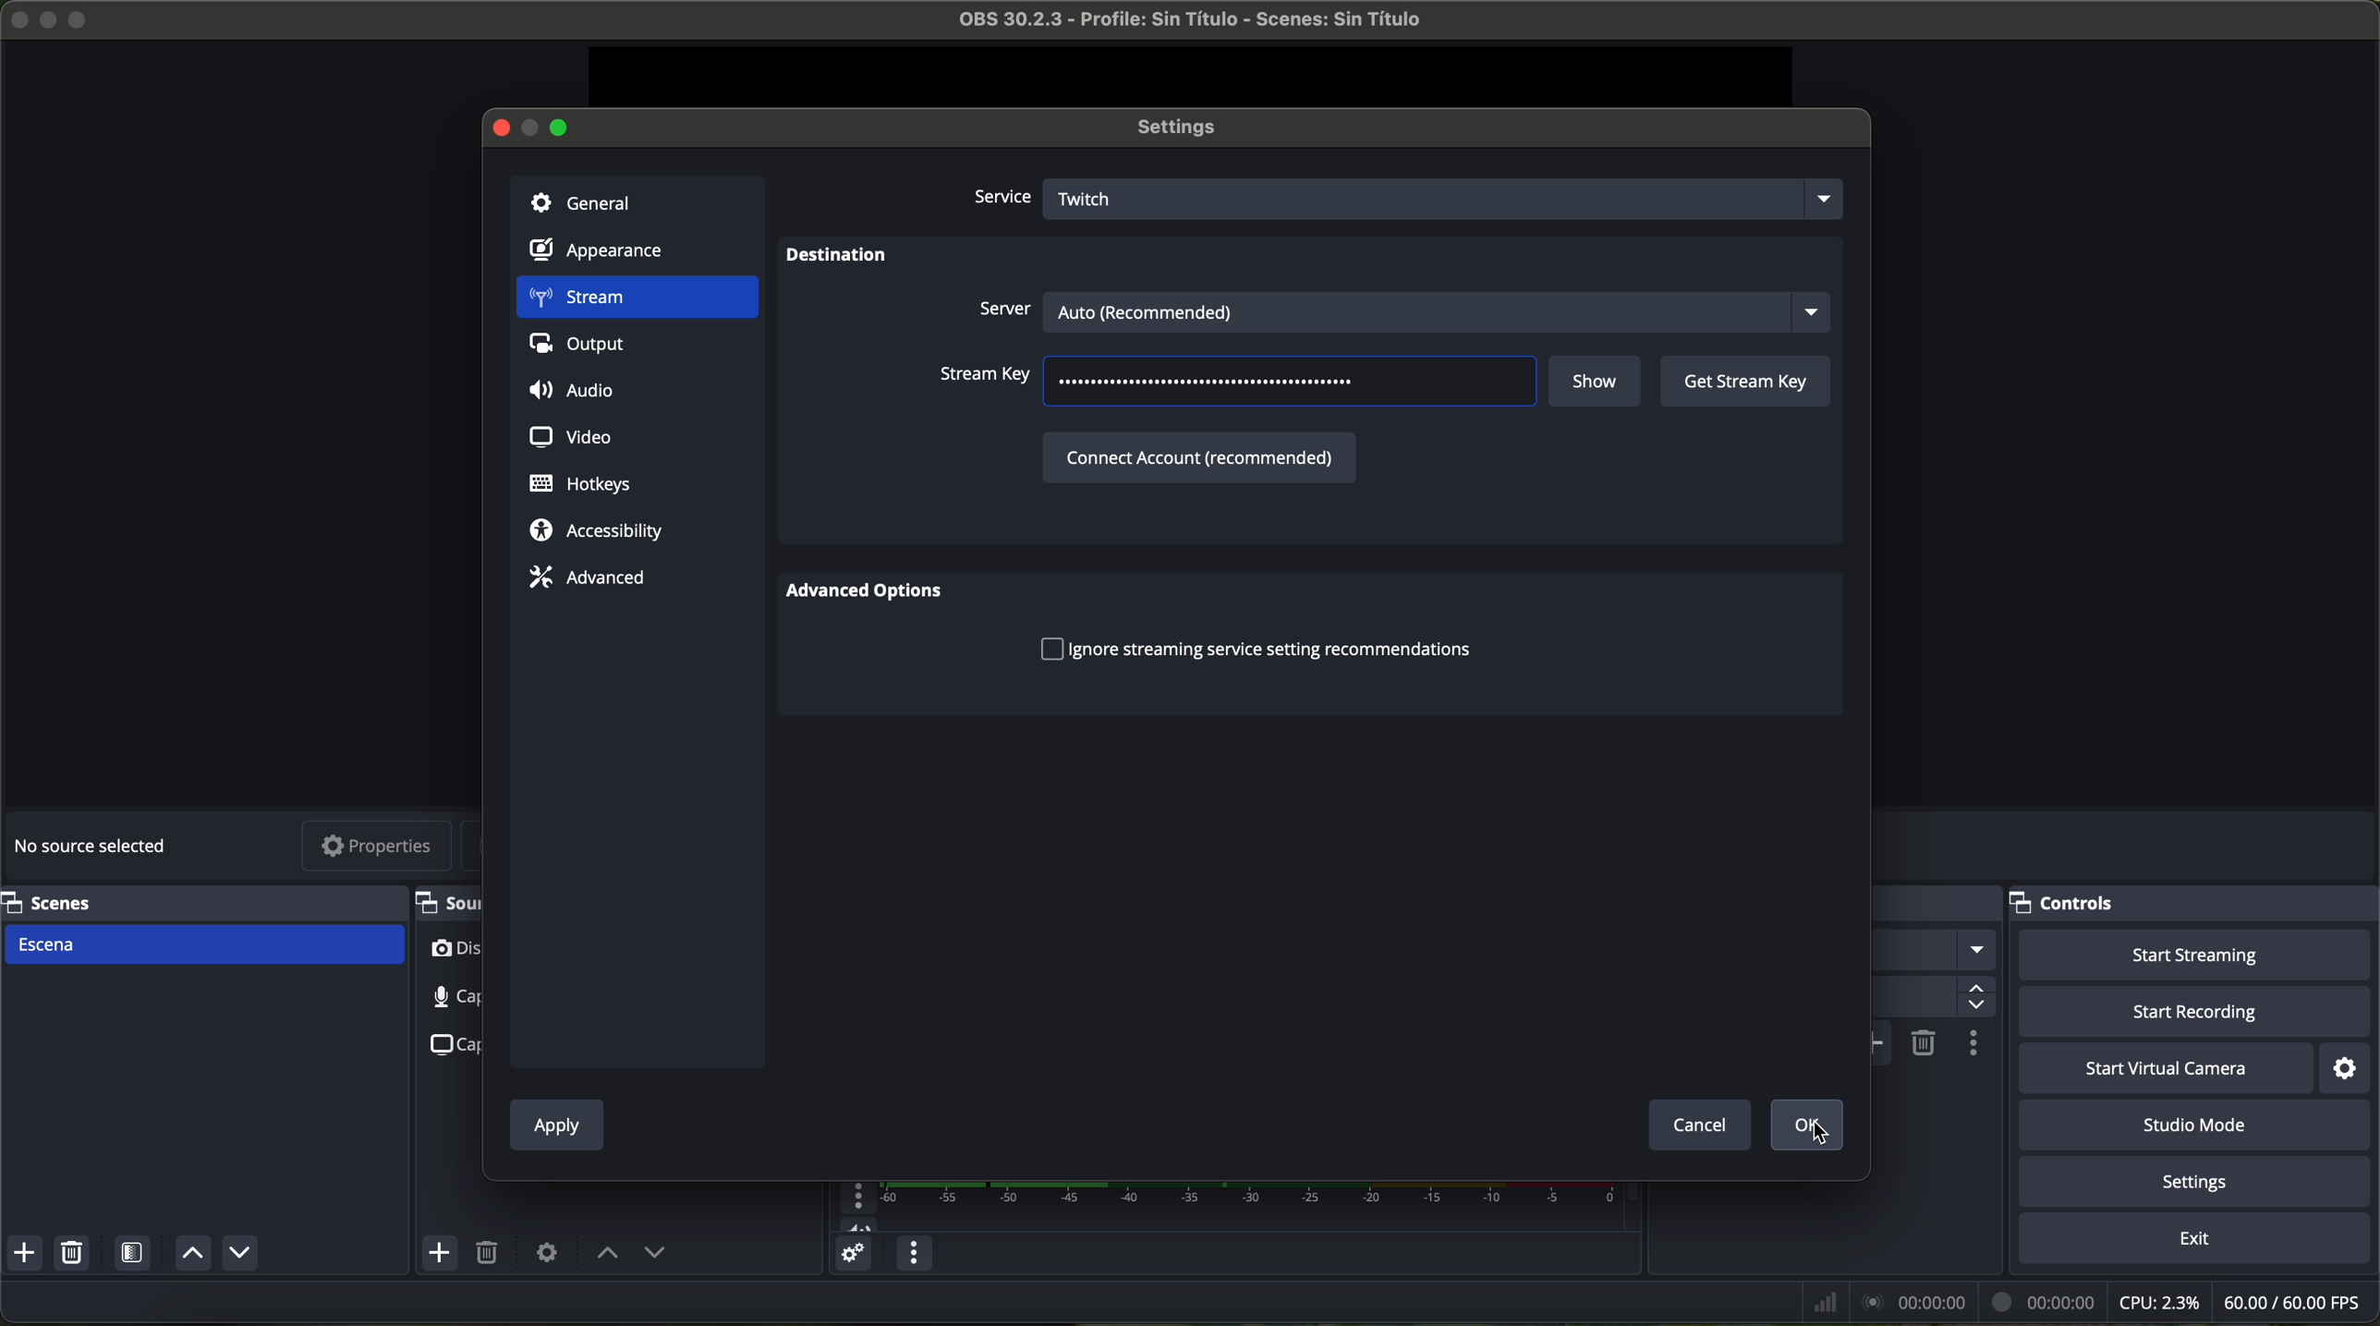 Image resolution: width=2380 pixels, height=1326 pixels. What do you see at coordinates (562, 126) in the screenshot?
I see `maximize window` at bounding box center [562, 126].